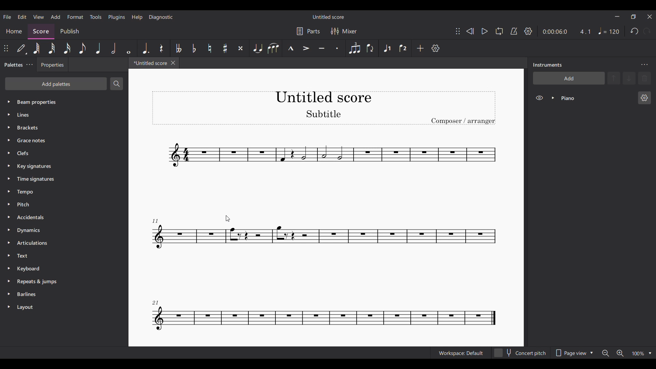 This screenshot has height=369, width=656. What do you see at coordinates (553, 98) in the screenshot?
I see `Expand` at bounding box center [553, 98].